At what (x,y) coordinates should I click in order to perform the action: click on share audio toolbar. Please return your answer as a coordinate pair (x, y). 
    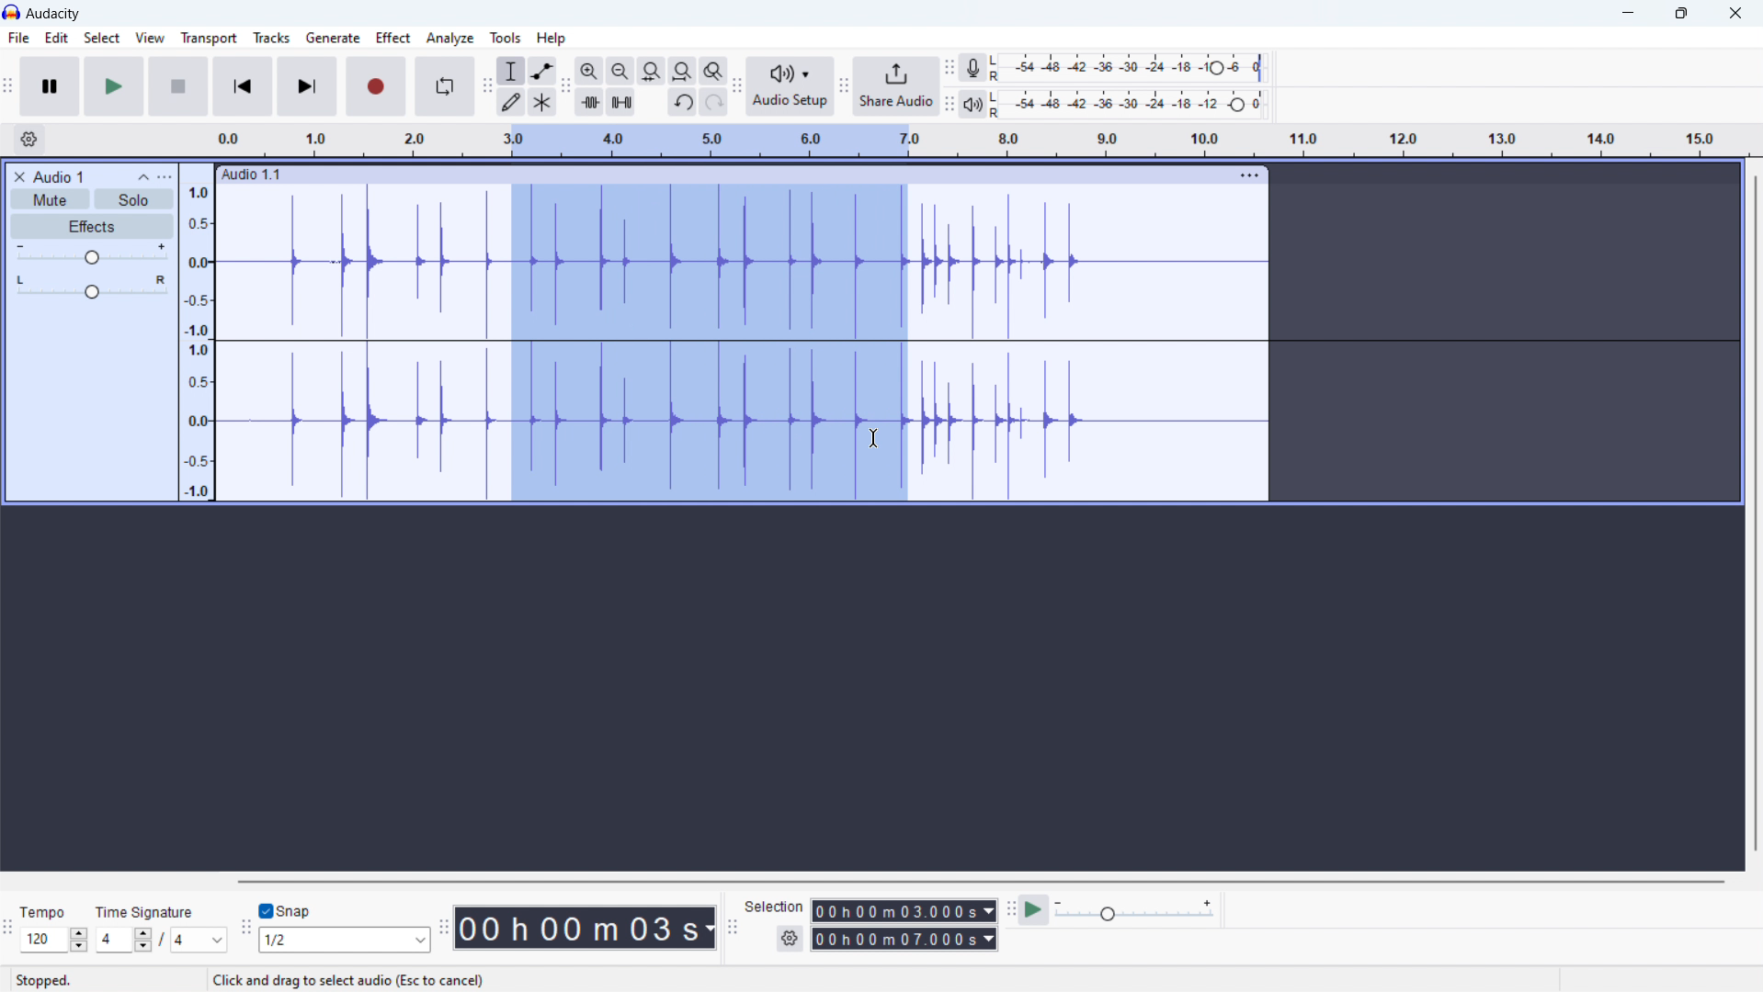
    Looking at the image, I should click on (844, 85).